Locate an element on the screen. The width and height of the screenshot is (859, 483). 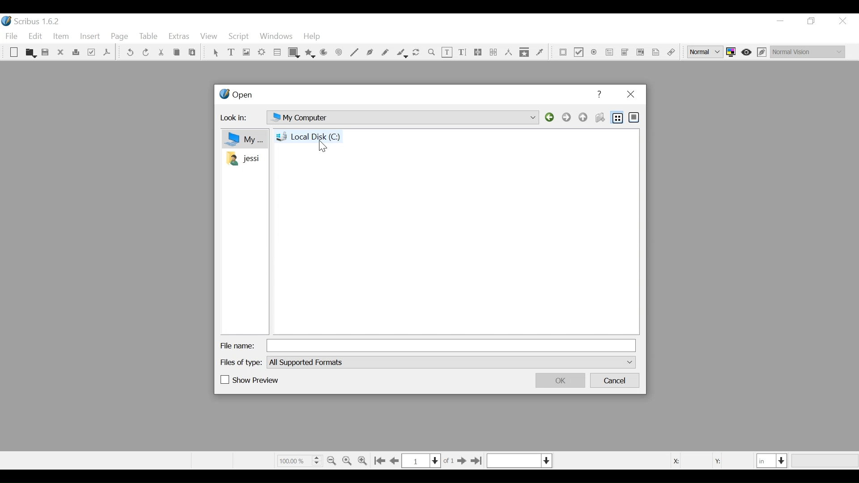
PDF Check Box is located at coordinates (579, 53).